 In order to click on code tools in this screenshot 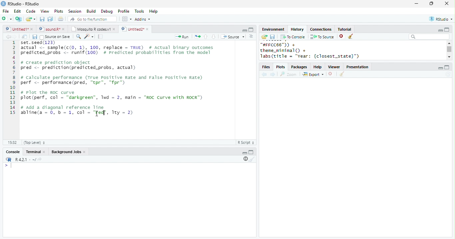, I will do `click(89, 36)`.